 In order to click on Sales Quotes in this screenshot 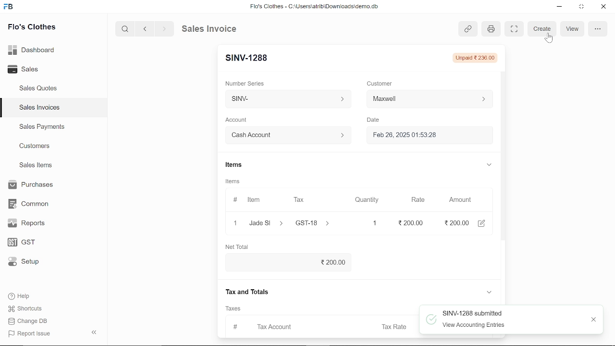, I will do `click(39, 89)`.